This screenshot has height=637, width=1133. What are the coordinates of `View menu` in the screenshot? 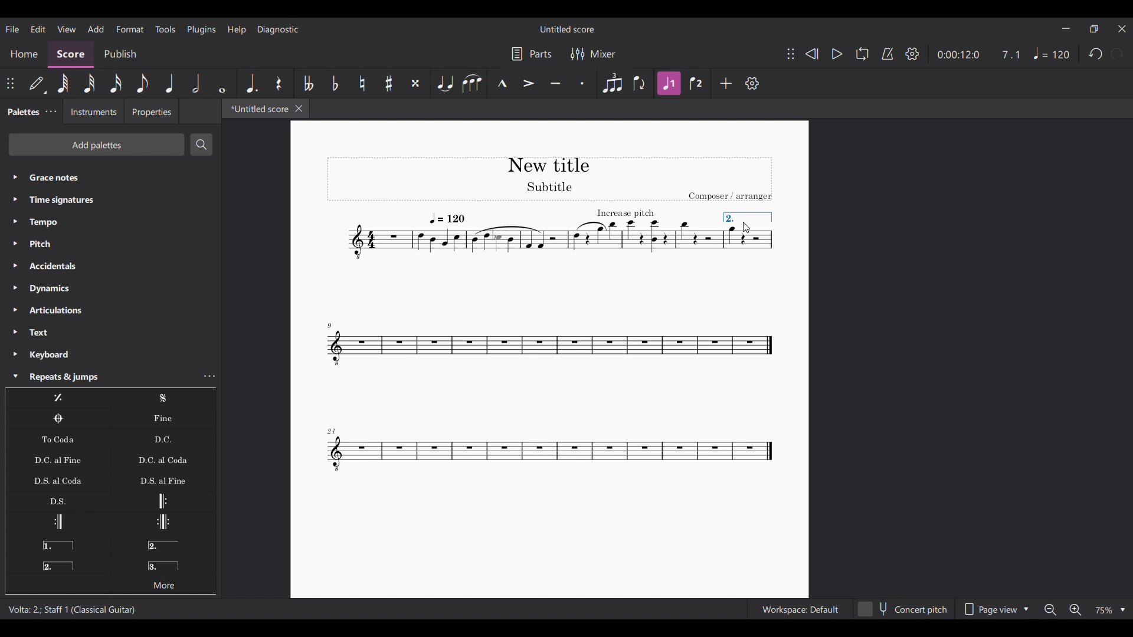 It's located at (67, 29).